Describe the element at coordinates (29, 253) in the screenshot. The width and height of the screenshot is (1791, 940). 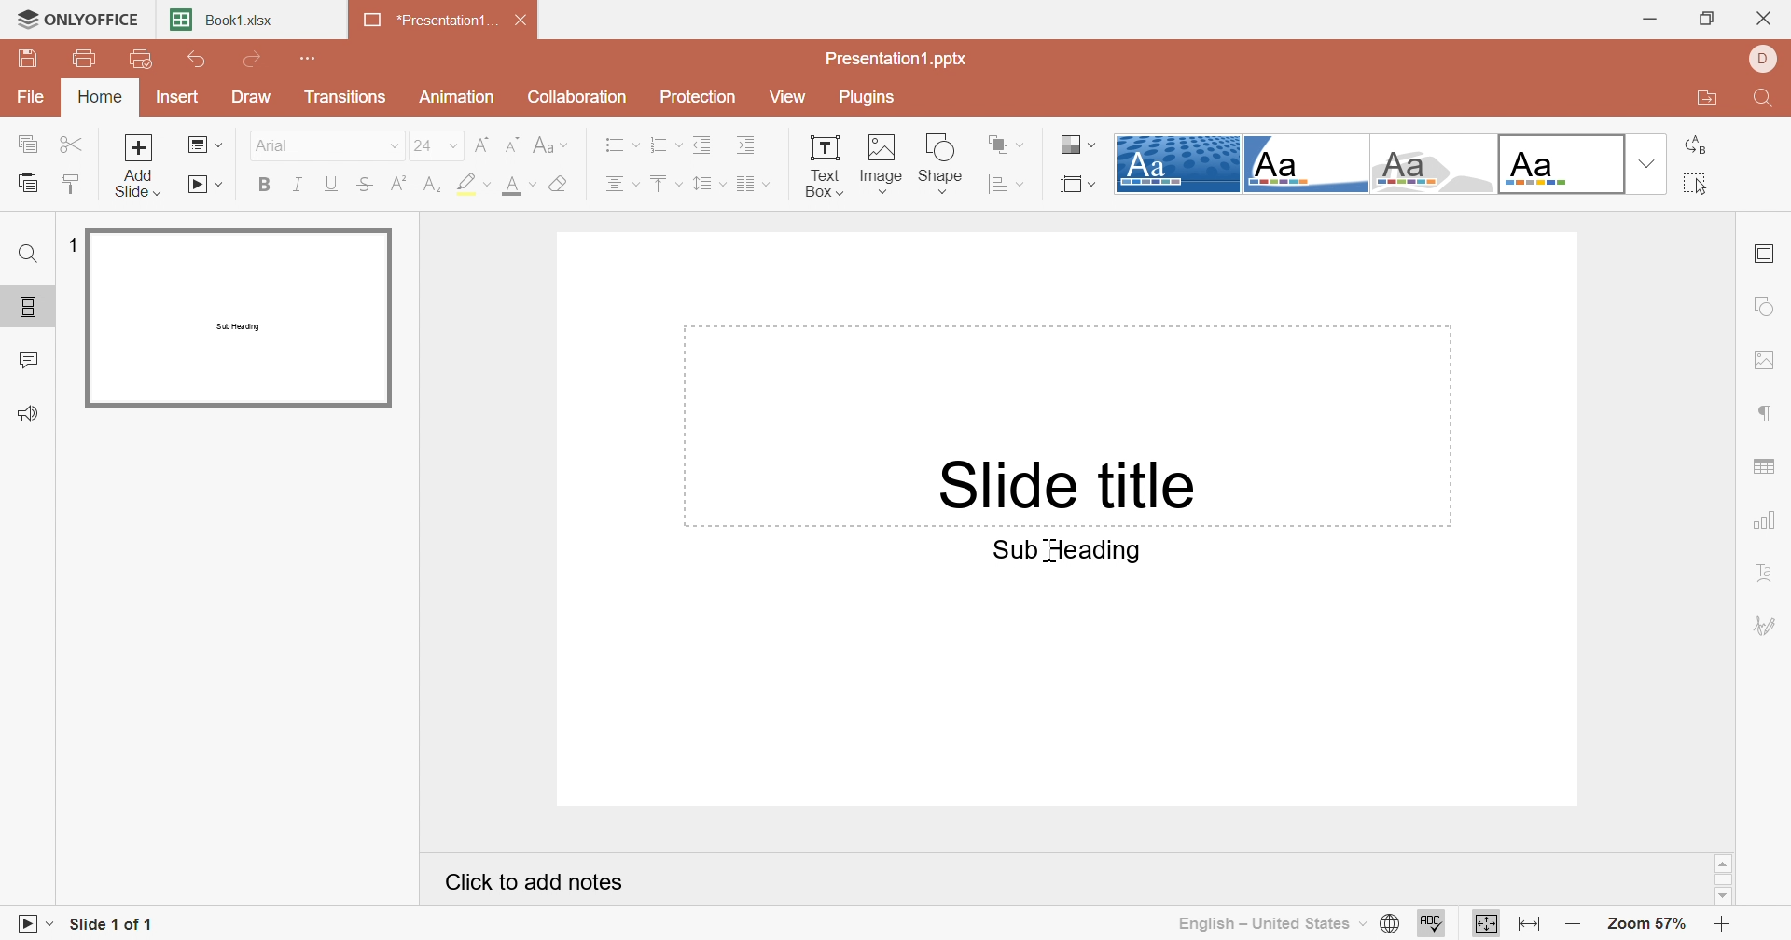
I see `Find` at that location.